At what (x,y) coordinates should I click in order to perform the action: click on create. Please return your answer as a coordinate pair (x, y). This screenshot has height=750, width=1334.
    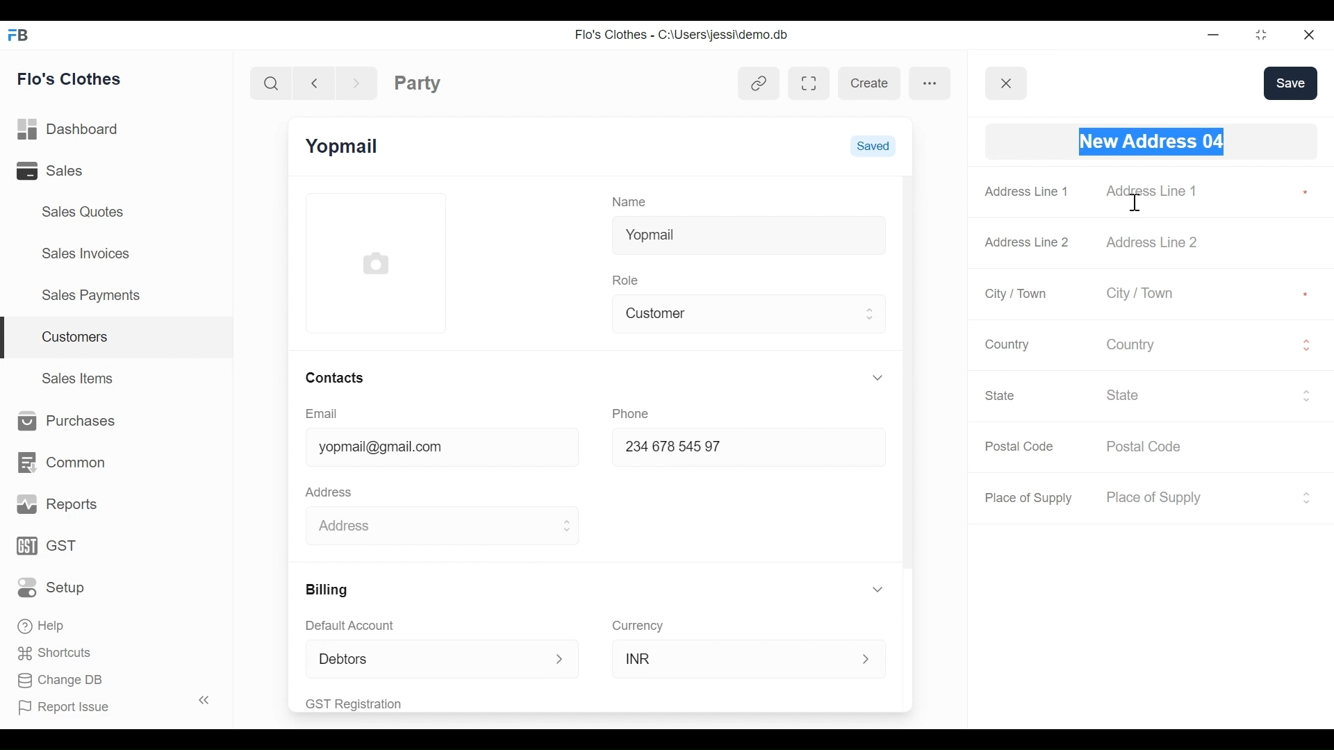
    Looking at the image, I should click on (868, 83).